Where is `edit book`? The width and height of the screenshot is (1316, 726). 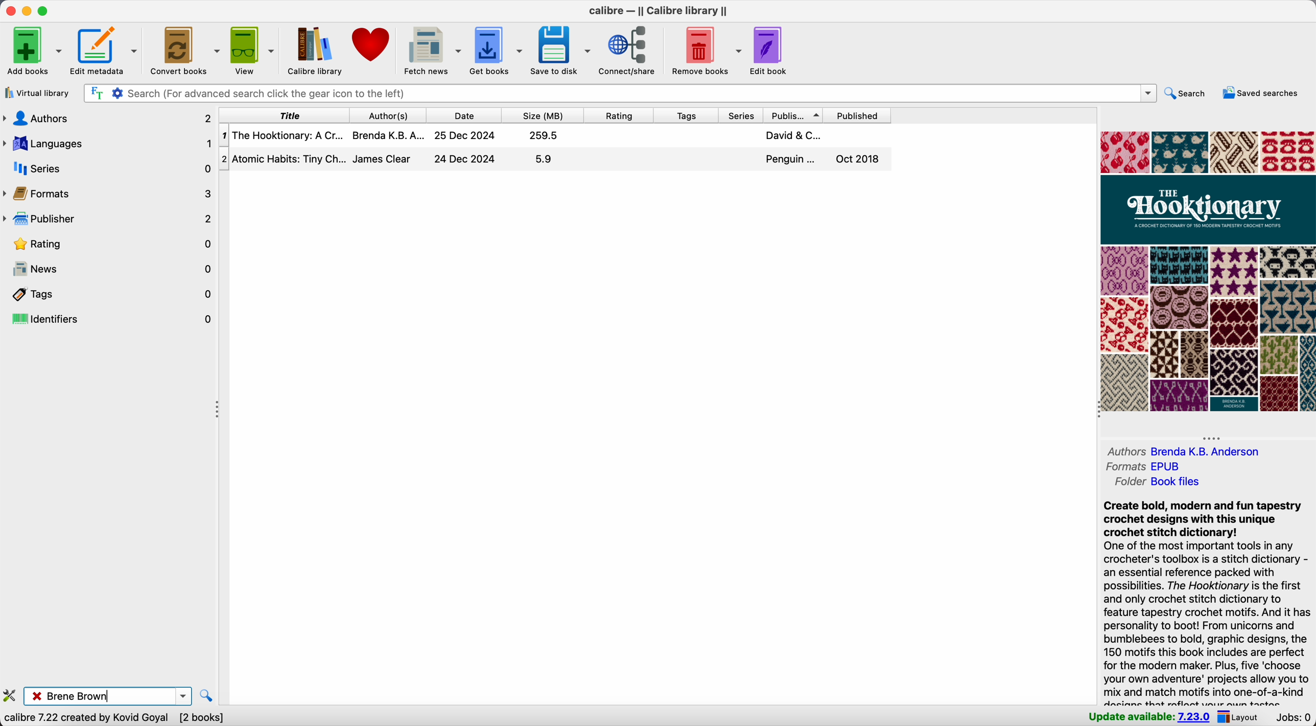
edit book is located at coordinates (773, 51).